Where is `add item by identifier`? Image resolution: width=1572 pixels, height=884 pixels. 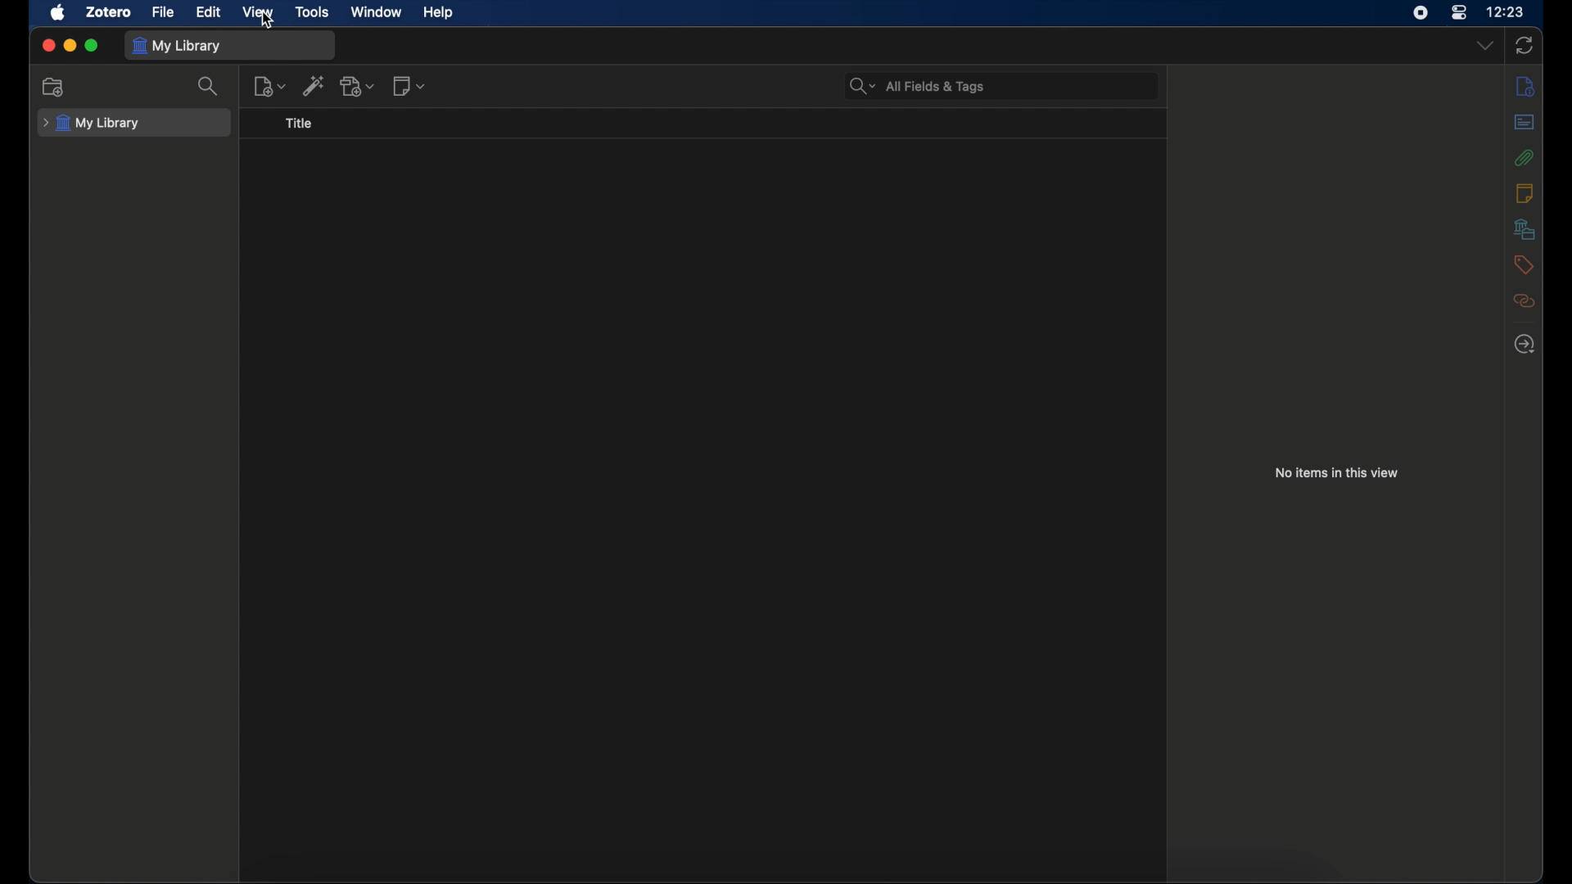 add item by identifier is located at coordinates (314, 85).